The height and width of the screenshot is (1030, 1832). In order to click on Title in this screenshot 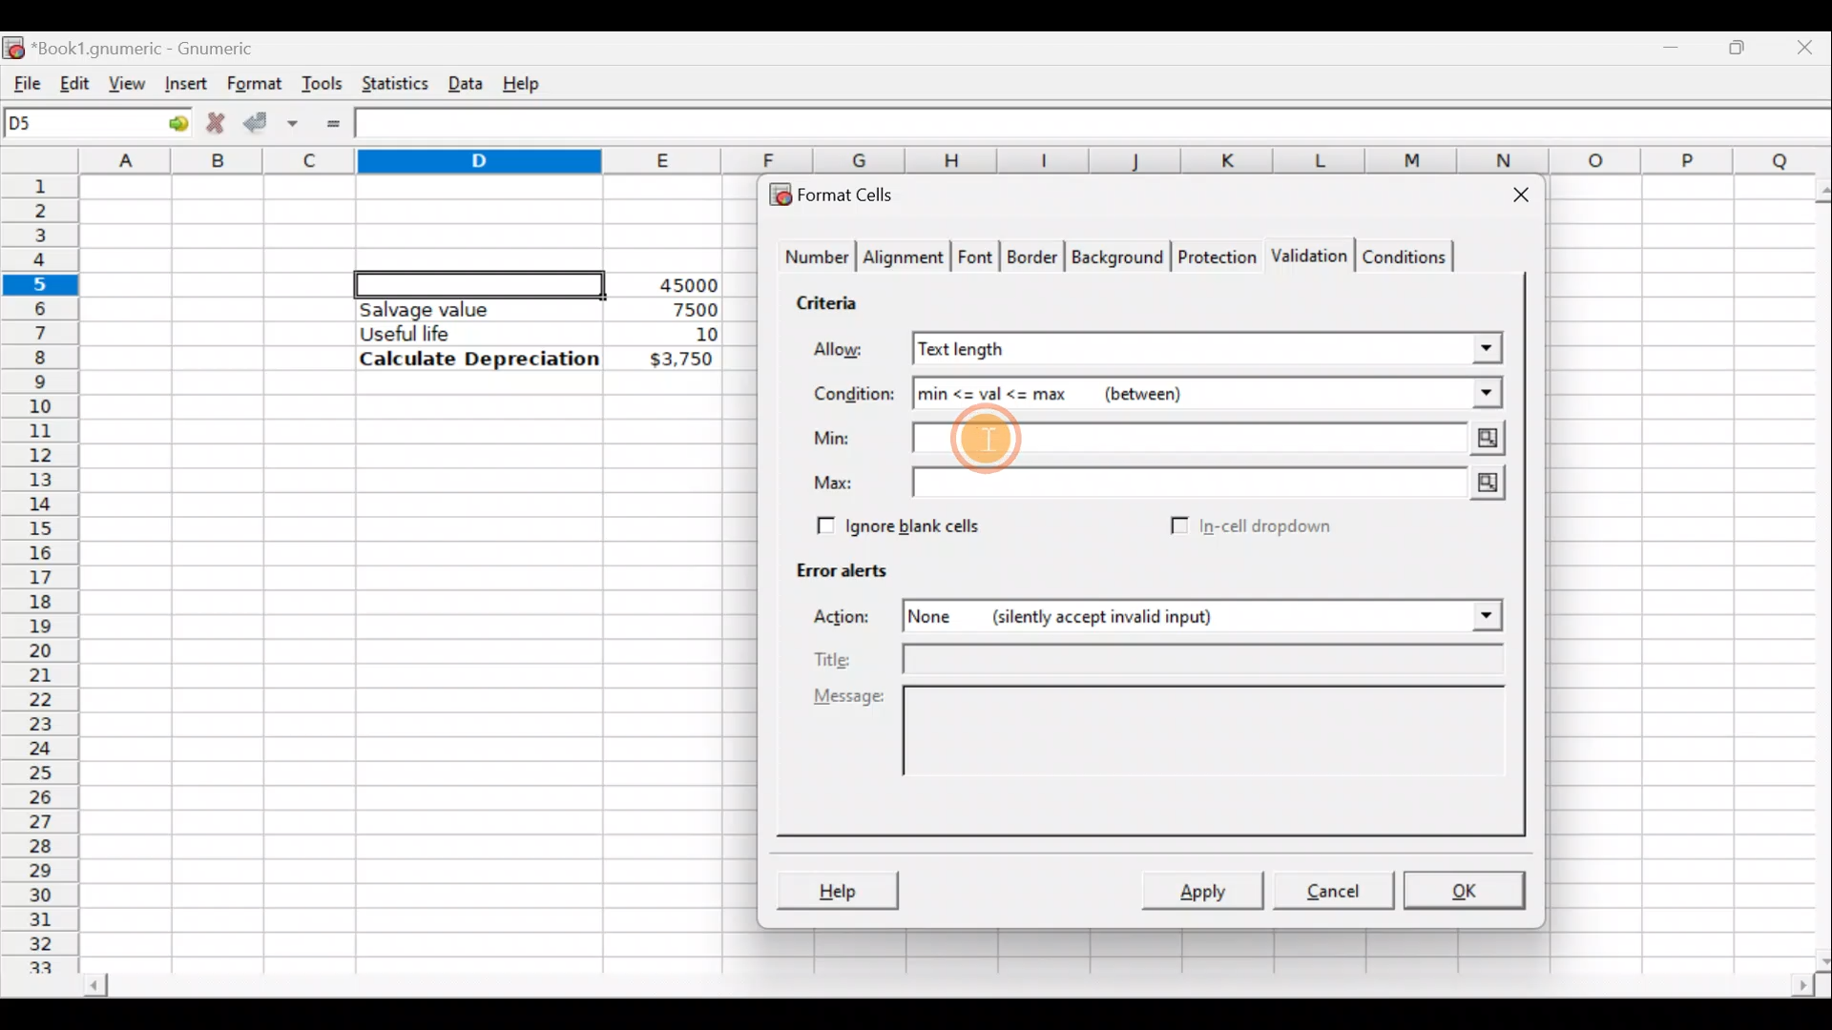, I will do `click(1160, 661)`.